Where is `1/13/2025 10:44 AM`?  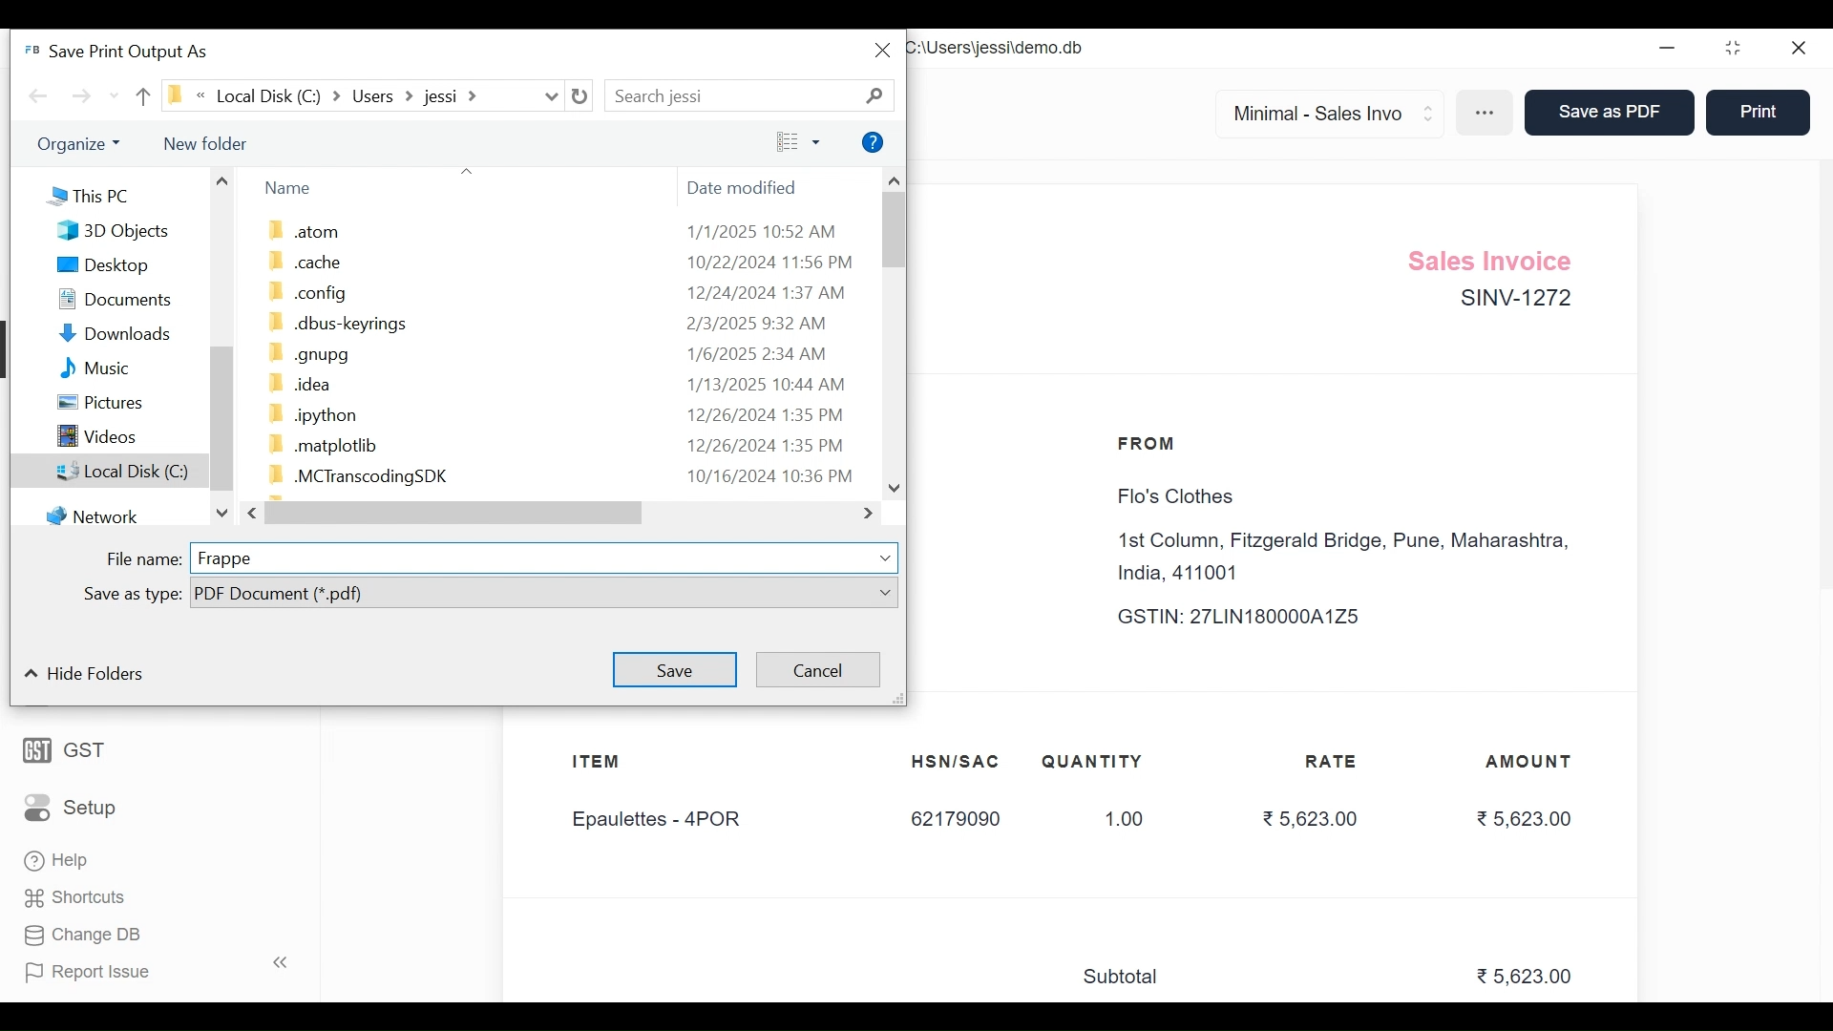
1/13/2025 10:44 AM is located at coordinates (769, 382).